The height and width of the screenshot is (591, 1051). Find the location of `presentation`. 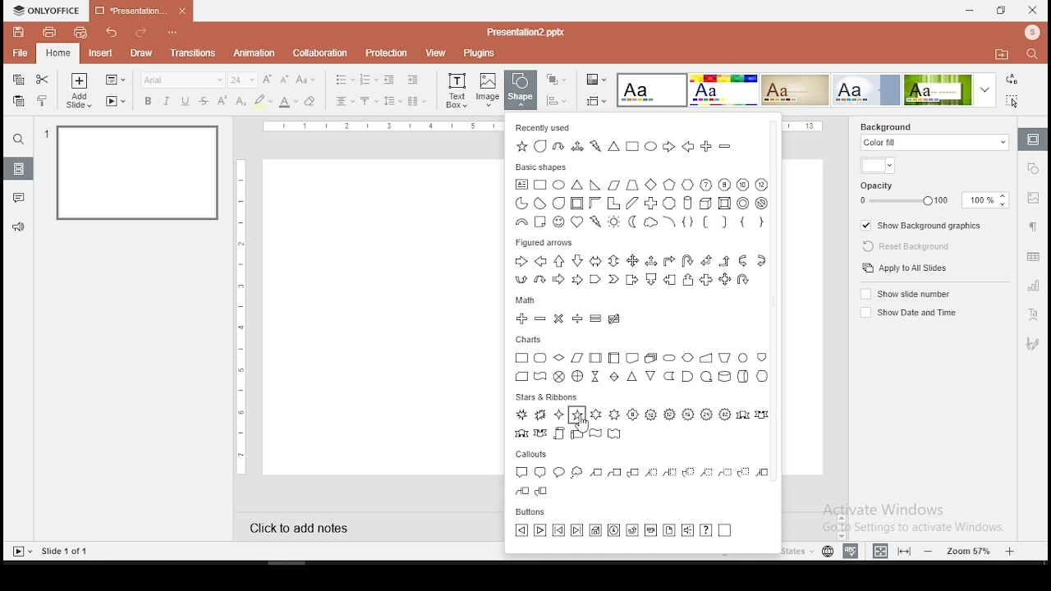

presentation is located at coordinates (141, 10).